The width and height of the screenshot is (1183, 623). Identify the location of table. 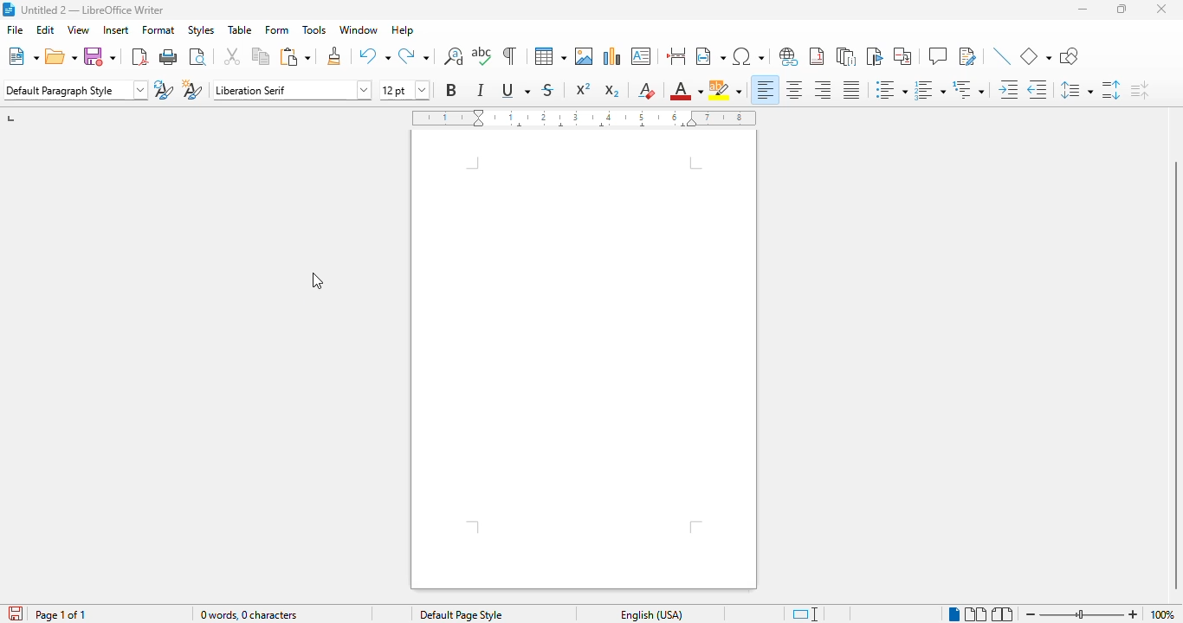
(549, 56).